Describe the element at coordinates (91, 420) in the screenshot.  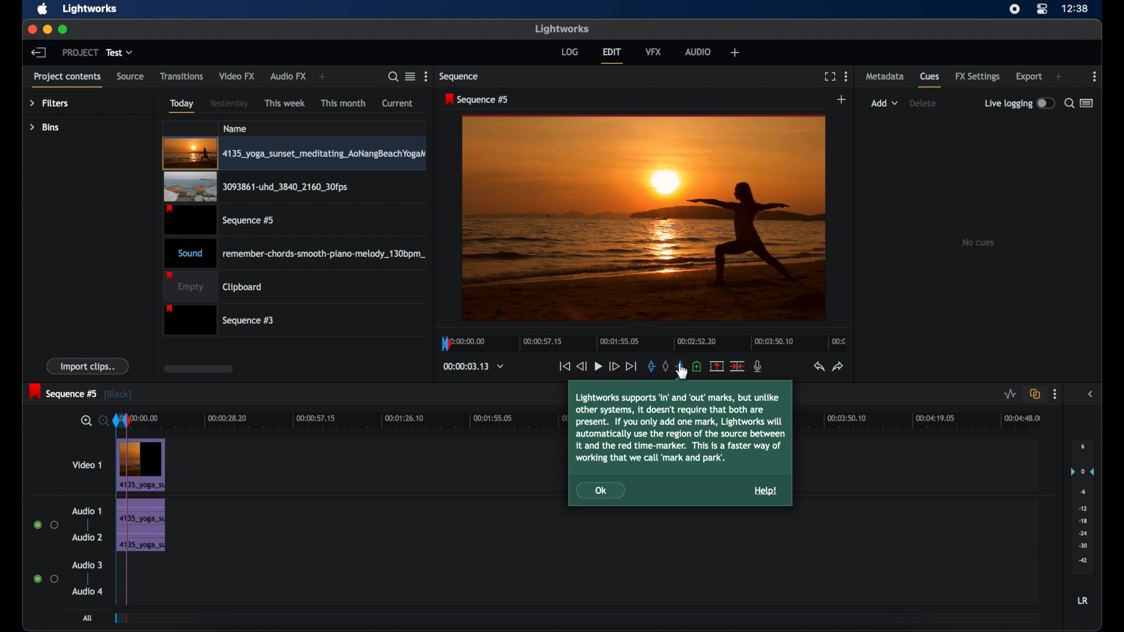
I see `zoom ` at that location.